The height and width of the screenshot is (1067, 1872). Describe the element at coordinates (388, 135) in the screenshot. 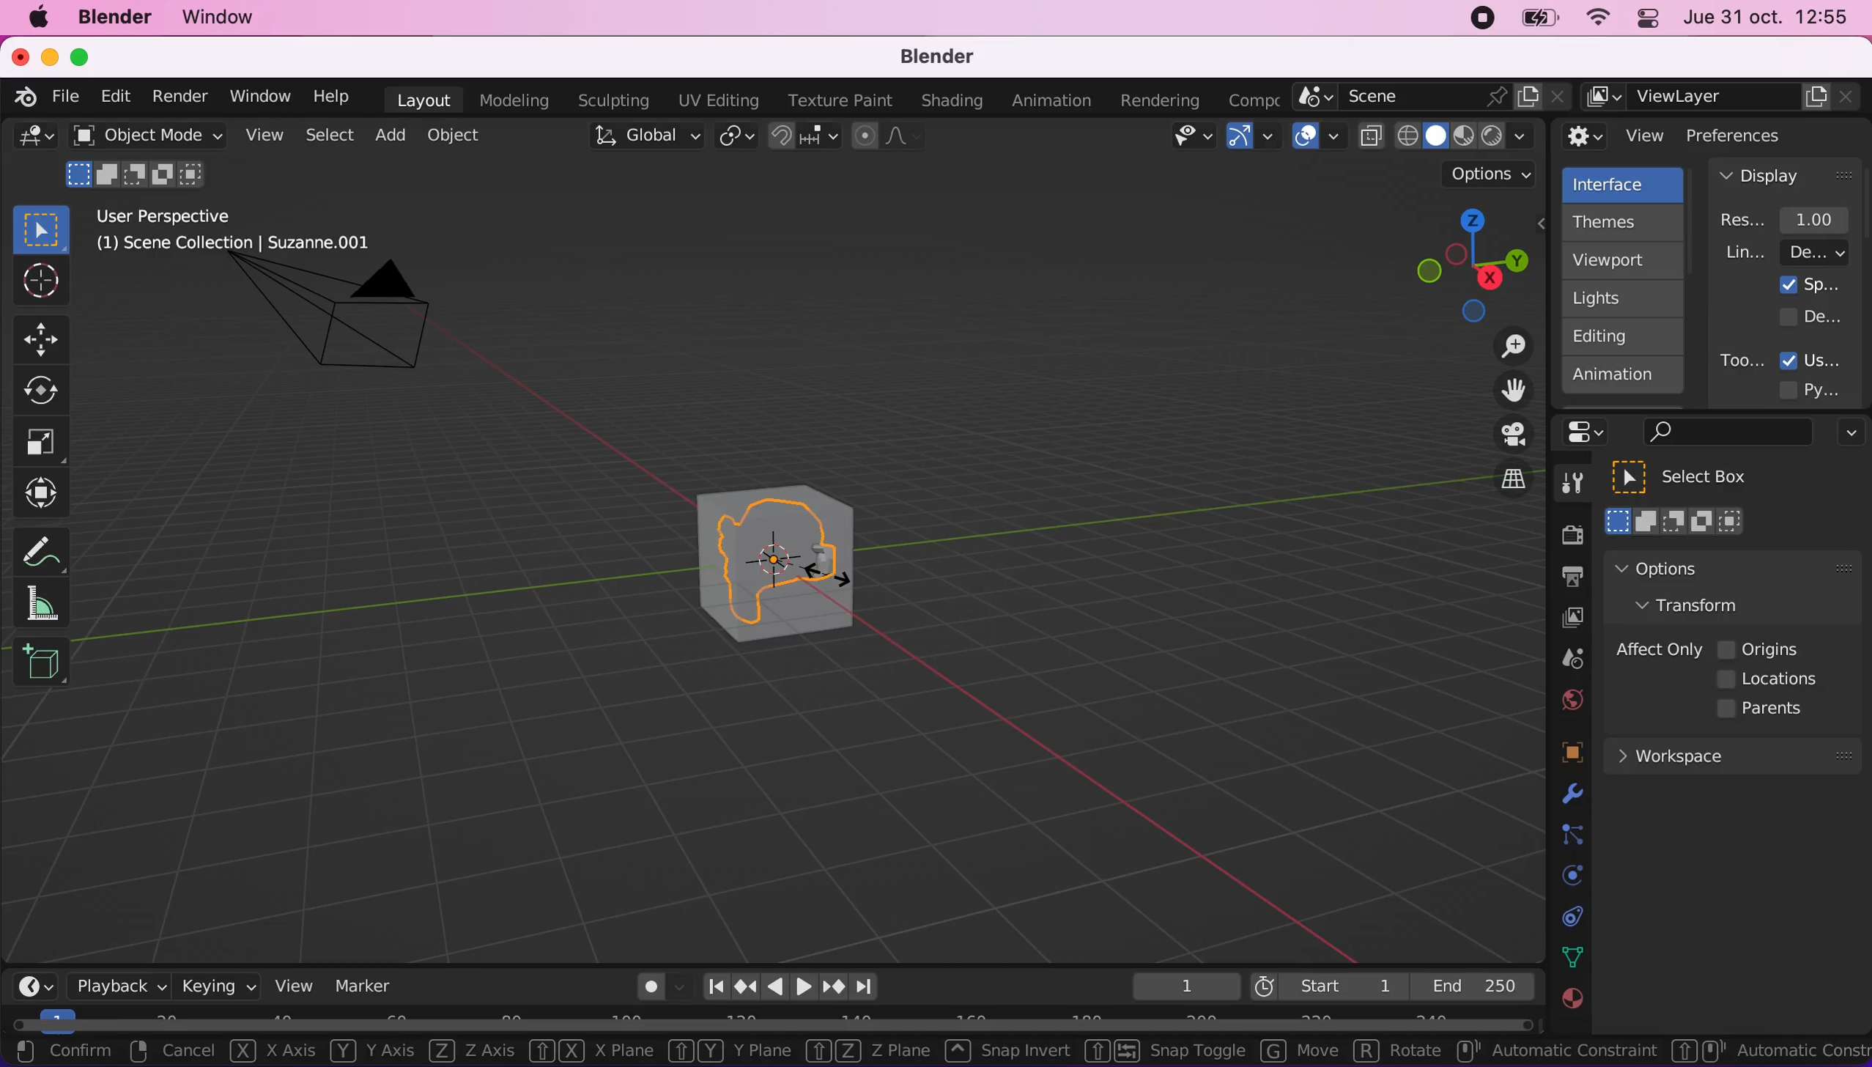

I see `add` at that location.